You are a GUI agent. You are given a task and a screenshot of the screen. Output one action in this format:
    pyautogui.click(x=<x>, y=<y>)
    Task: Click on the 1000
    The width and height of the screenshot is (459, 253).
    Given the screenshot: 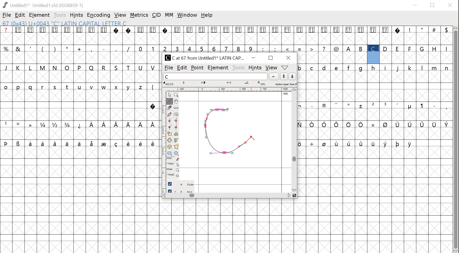 What is the action you would take?
    pyautogui.click(x=285, y=94)
    